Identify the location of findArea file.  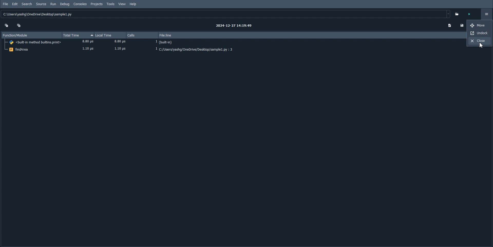
(233, 50).